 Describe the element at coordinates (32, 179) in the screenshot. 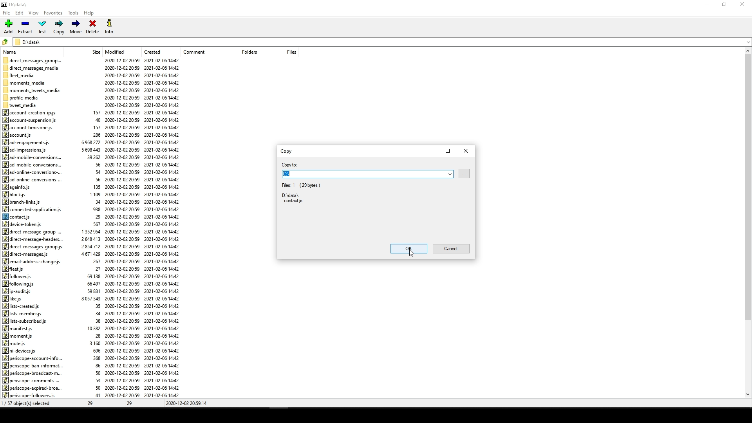

I see `ad-online-conversions` at that location.